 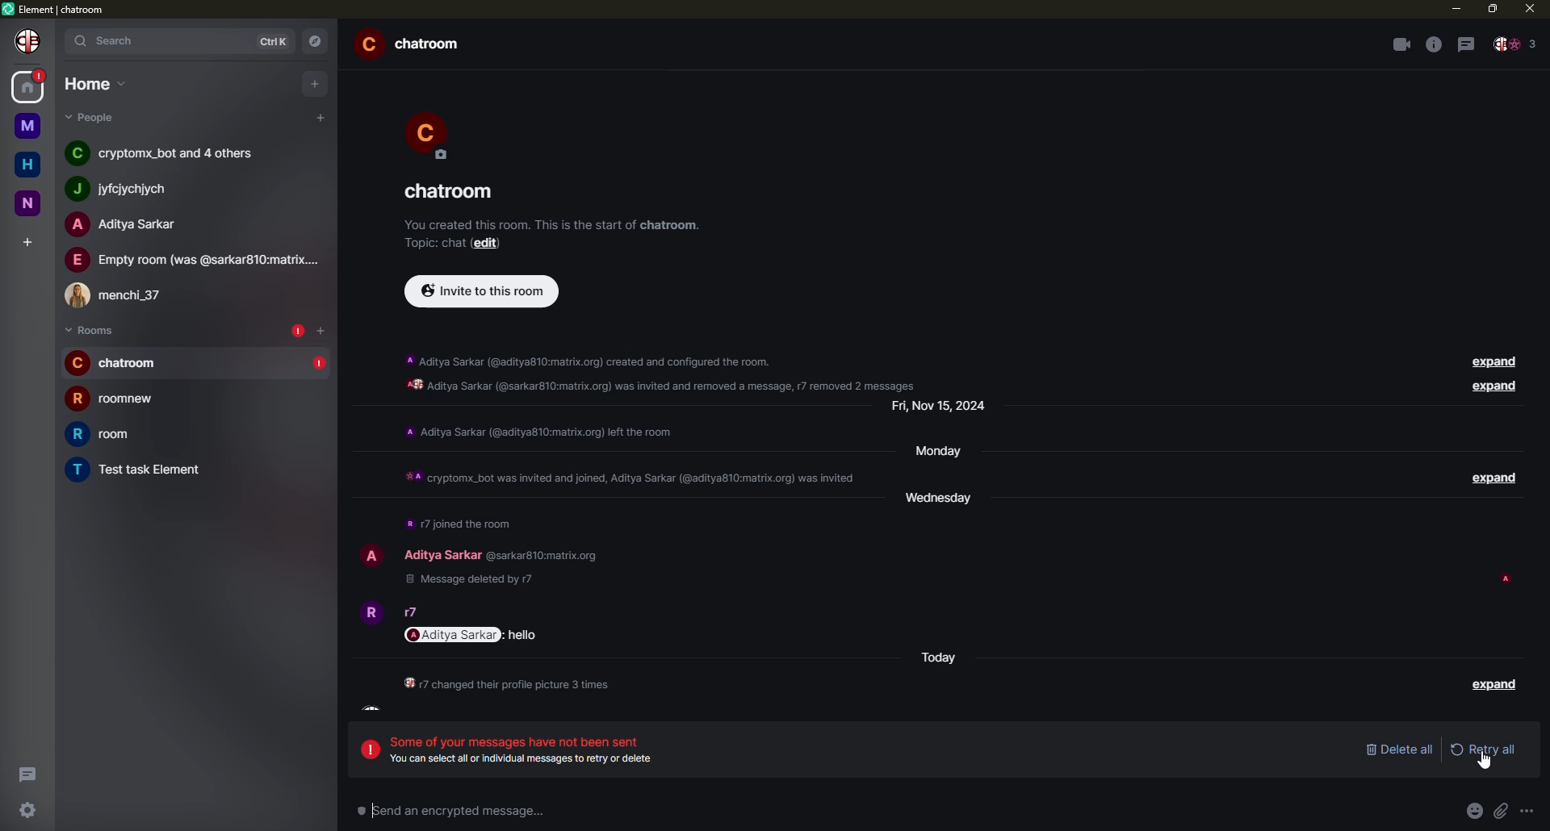 What do you see at coordinates (170, 154) in the screenshot?
I see `people` at bounding box center [170, 154].